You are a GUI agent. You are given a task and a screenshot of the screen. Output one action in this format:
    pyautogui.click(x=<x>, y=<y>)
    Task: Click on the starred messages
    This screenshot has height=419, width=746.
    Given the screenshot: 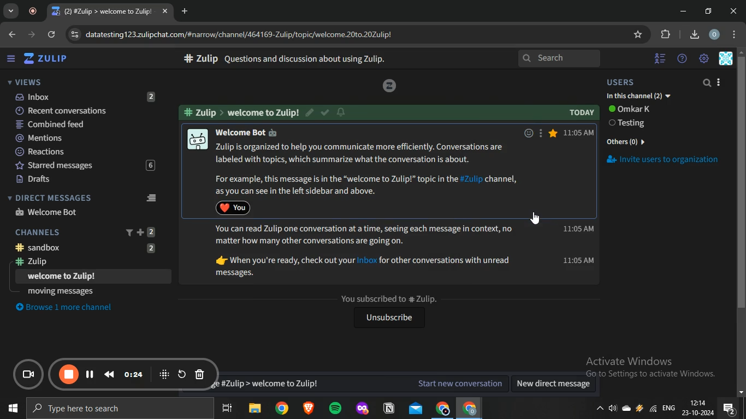 What is the action you would take?
    pyautogui.click(x=553, y=133)
    